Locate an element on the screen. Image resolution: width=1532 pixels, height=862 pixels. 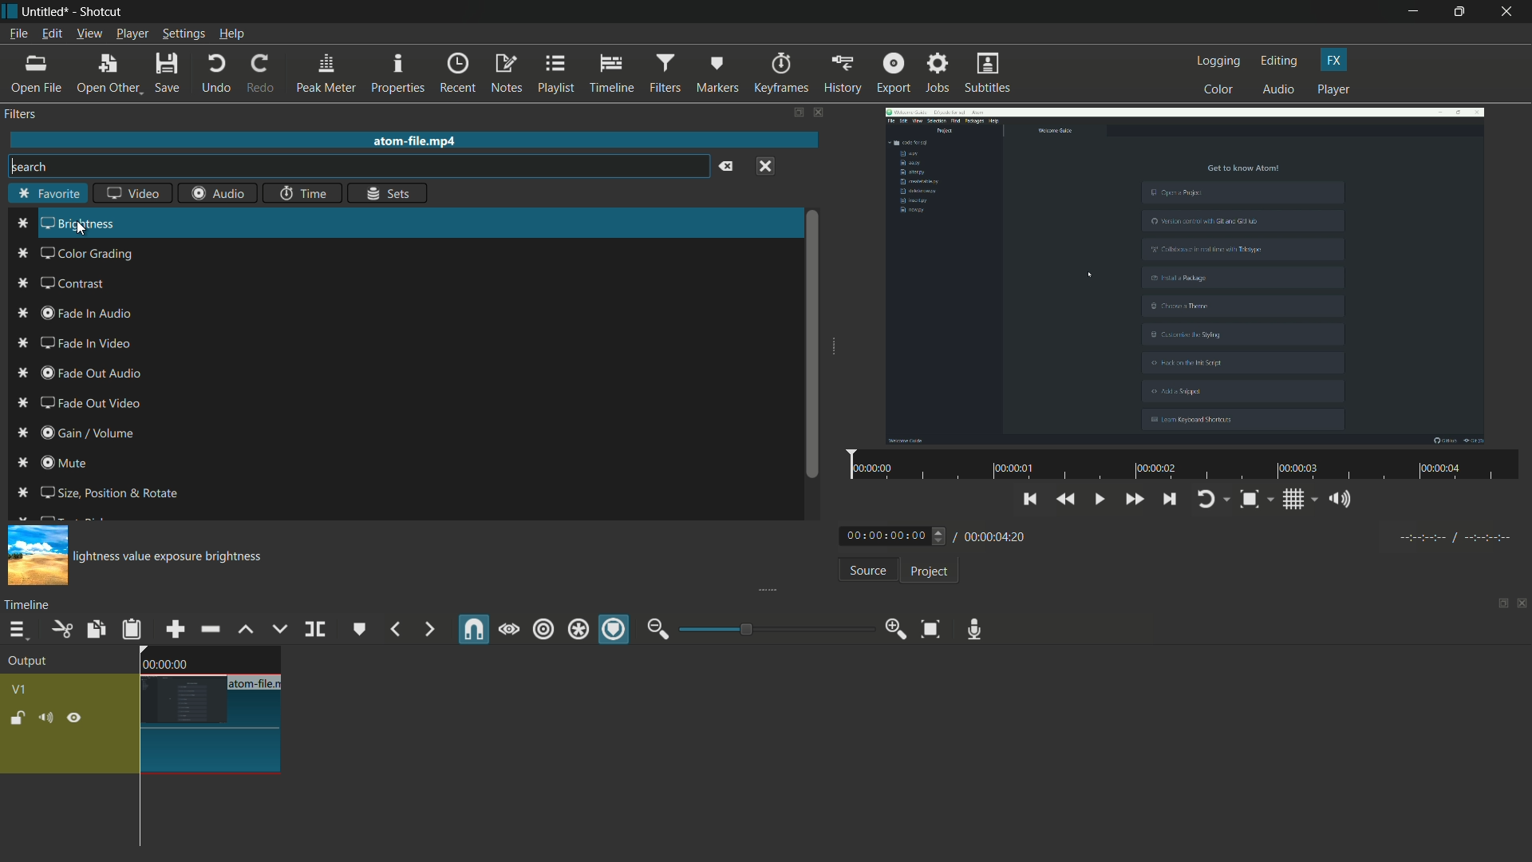
timeline menu is located at coordinates (18, 631).